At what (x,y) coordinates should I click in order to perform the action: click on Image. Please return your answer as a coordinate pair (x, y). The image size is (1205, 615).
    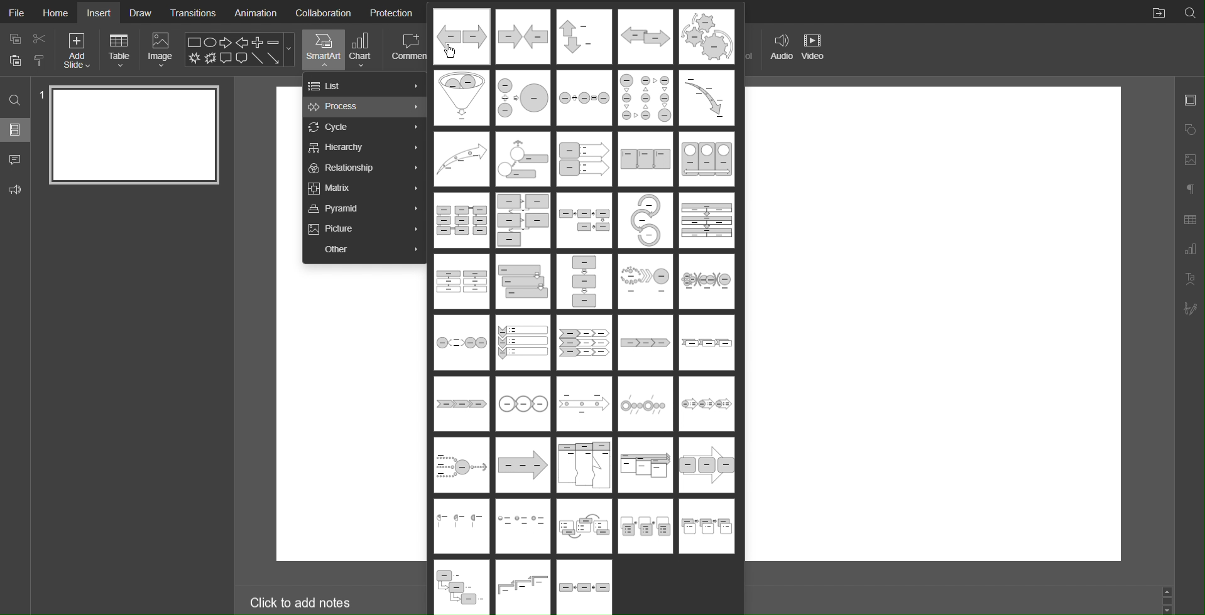
    Looking at the image, I should click on (161, 50).